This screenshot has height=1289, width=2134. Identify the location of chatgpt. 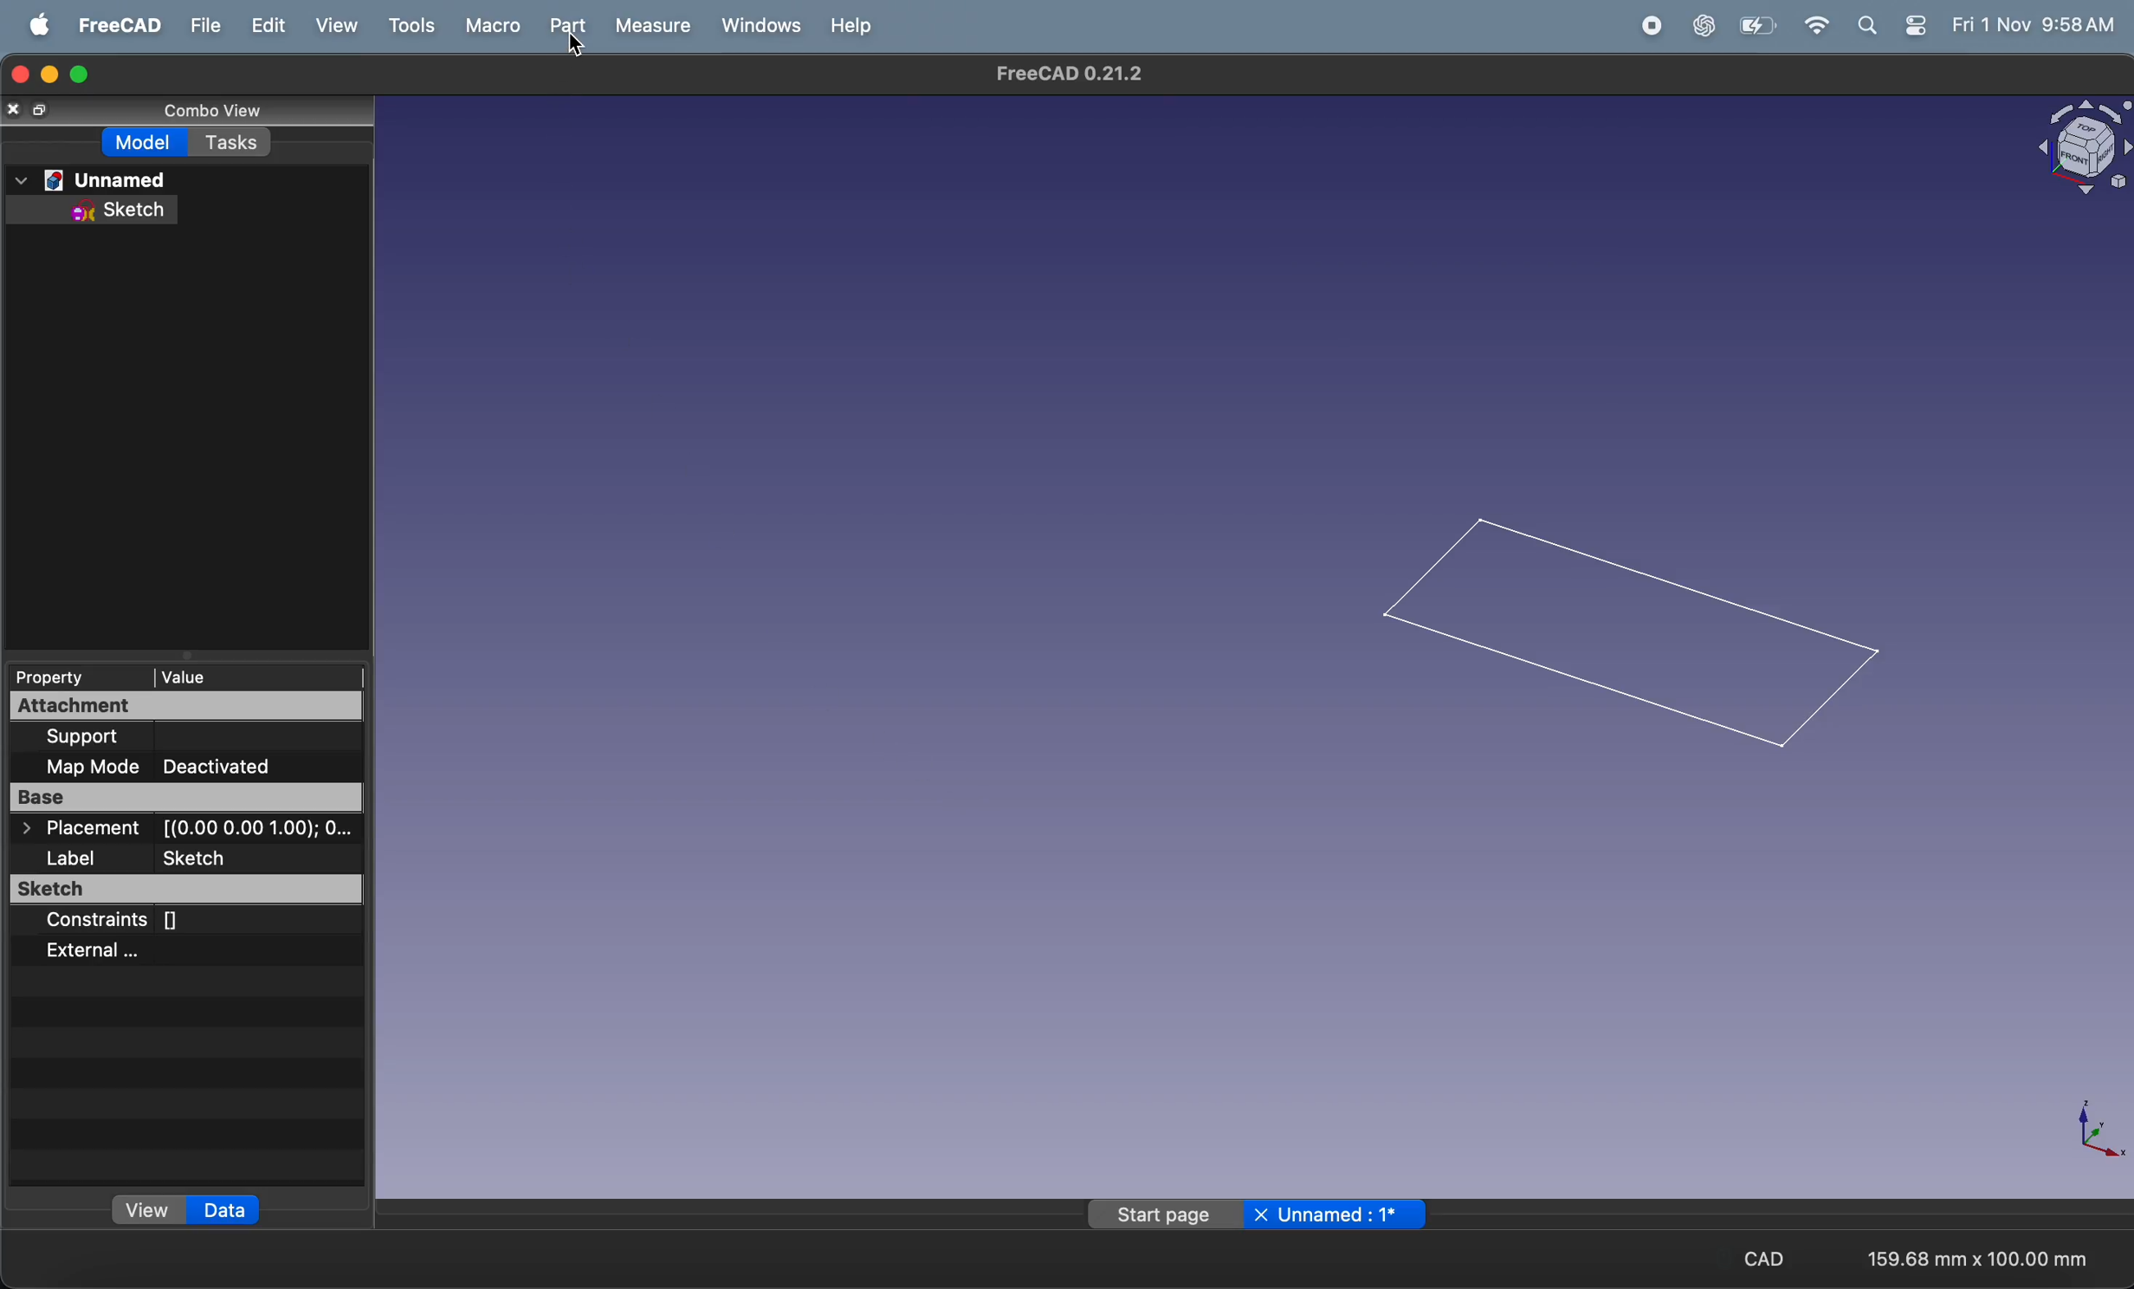
(1701, 25).